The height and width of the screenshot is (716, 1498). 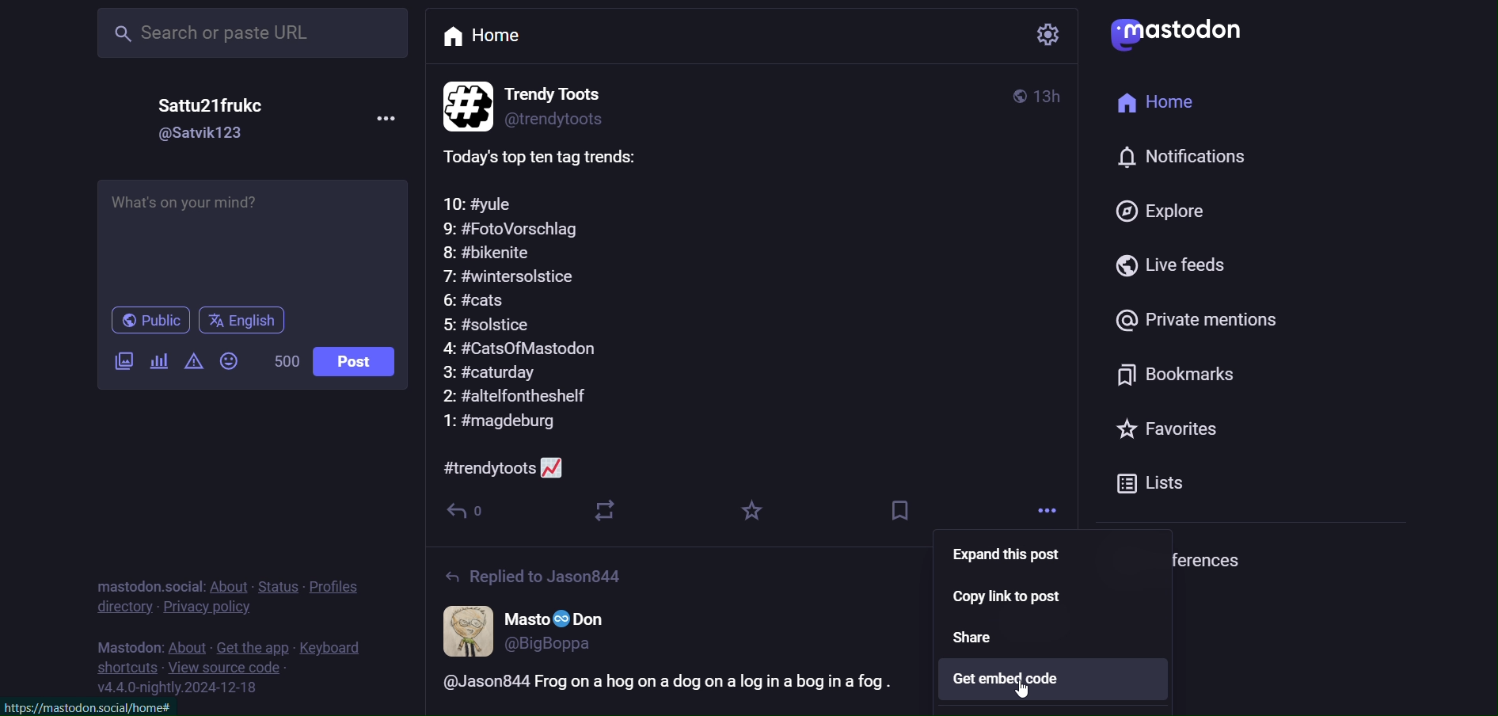 What do you see at coordinates (1010, 93) in the screenshot?
I see `global post` at bounding box center [1010, 93].